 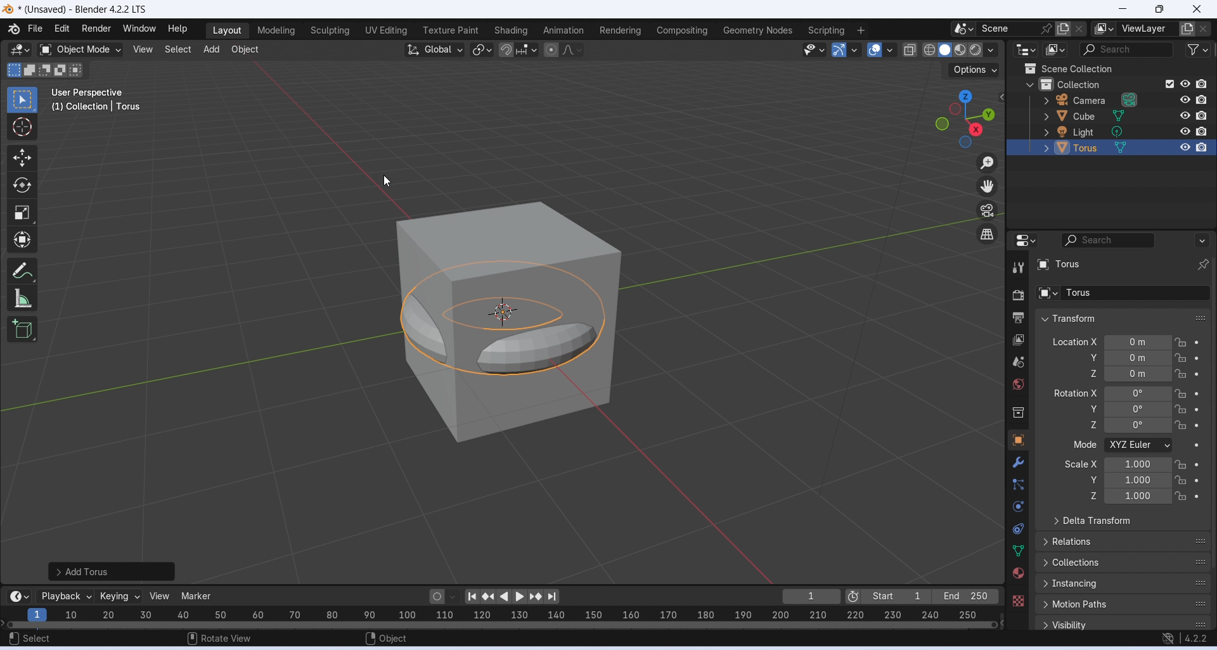 What do you see at coordinates (1124, 264) in the screenshot?
I see `torus layer` at bounding box center [1124, 264].